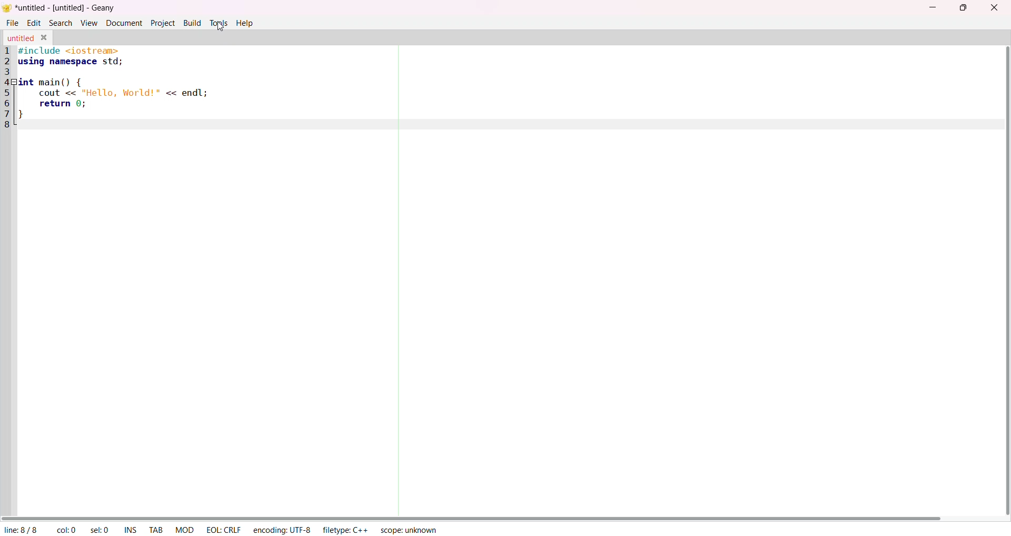 The height and width of the screenshot is (536, 1011). What do you see at coordinates (123, 23) in the screenshot?
I see `Document` at bounding box center [123, 23].